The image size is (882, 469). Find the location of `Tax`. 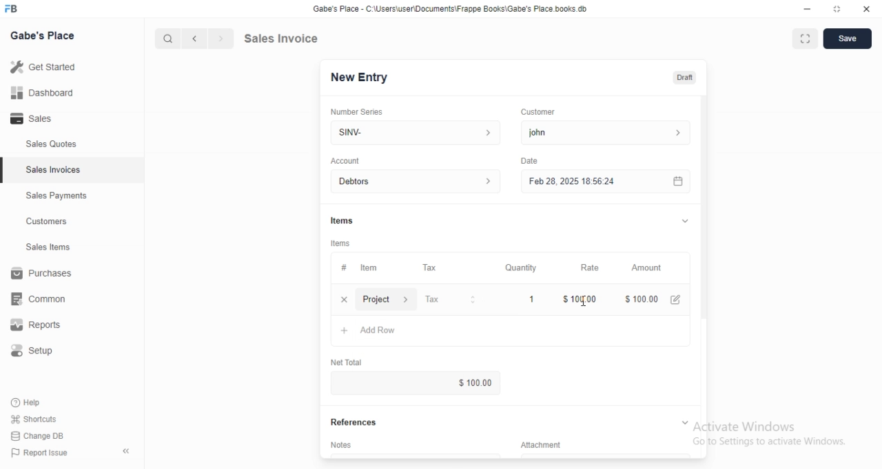

Tax is located at coordinates (433, 268).